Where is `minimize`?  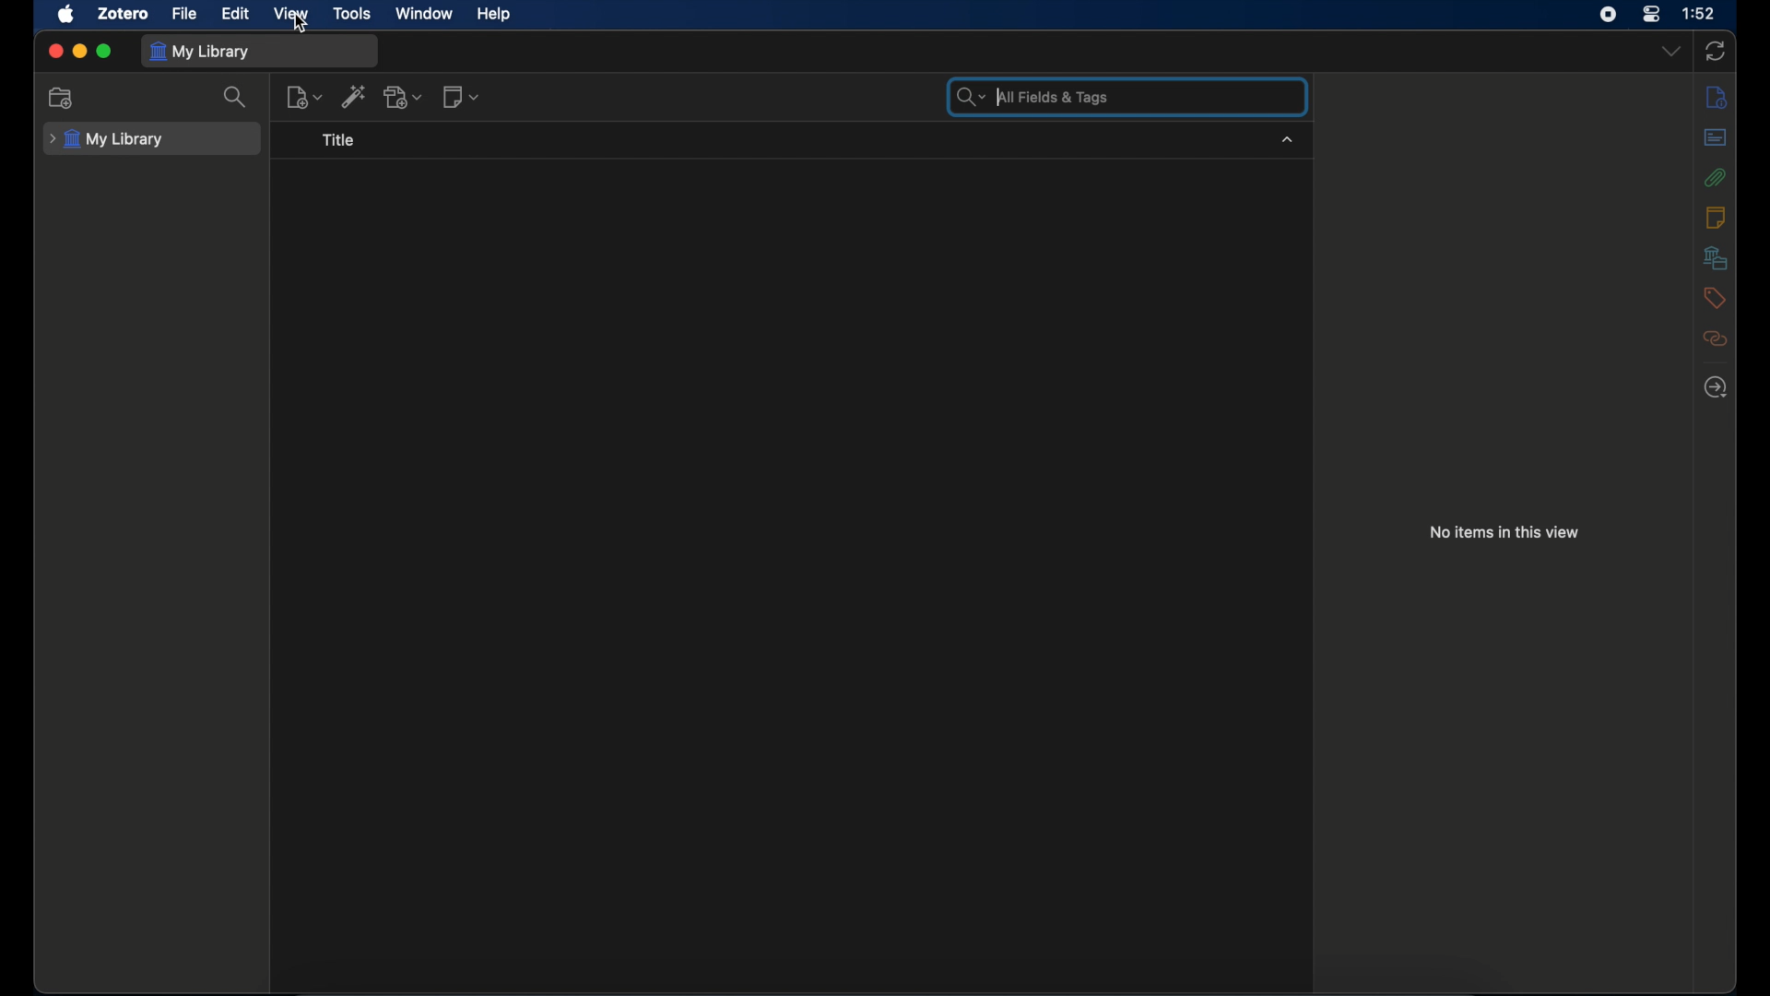 minimize is located at coordinates (79, 50).